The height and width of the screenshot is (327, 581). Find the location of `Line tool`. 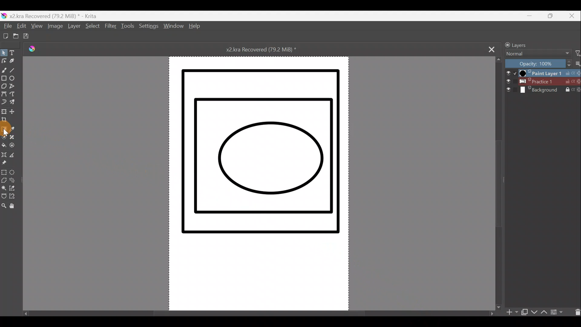

Line tool is located at coordinates (14, 71).